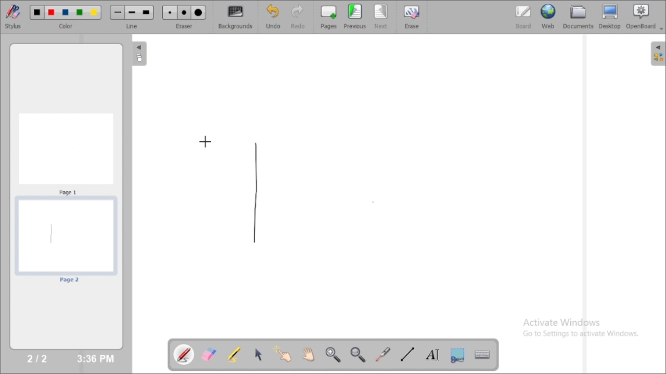  What do you see at coordinates (13, 16) in the screenshot?
I see `stylus` at bounding box center [13, 16].